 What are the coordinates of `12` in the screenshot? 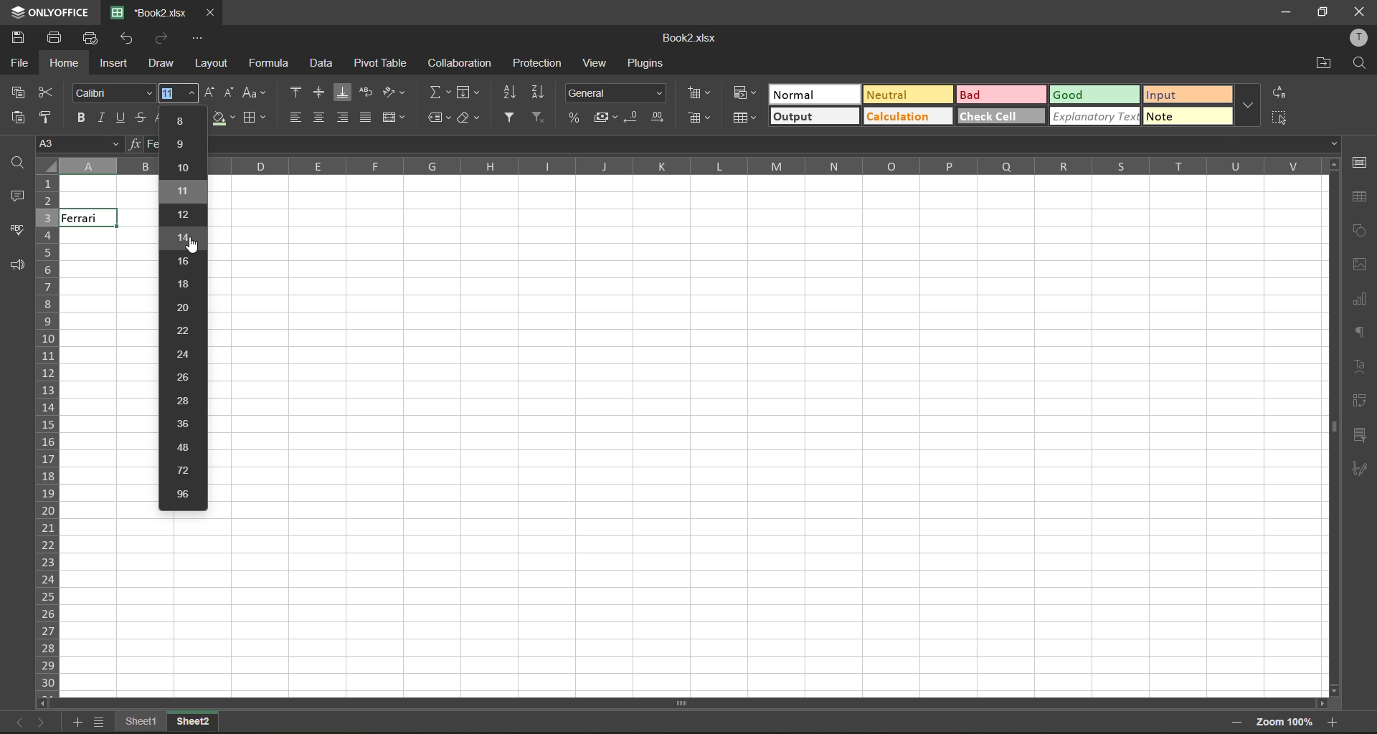 It's located at (184, 216).